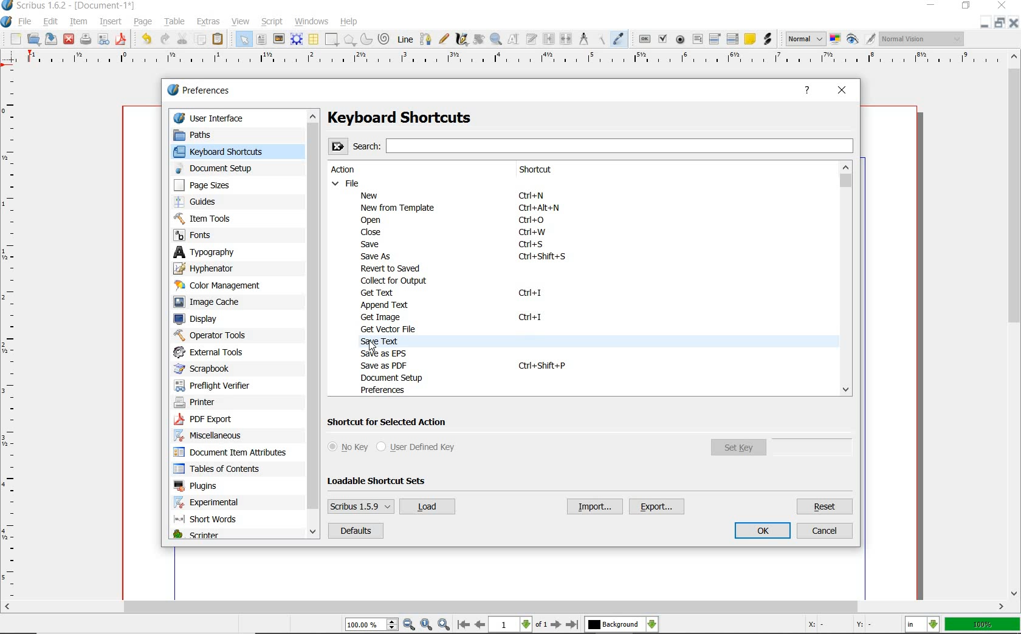  What do you see at coordinates (238, 117) in the screenshot?
I see `user interface` at bounding box center [238, 117].